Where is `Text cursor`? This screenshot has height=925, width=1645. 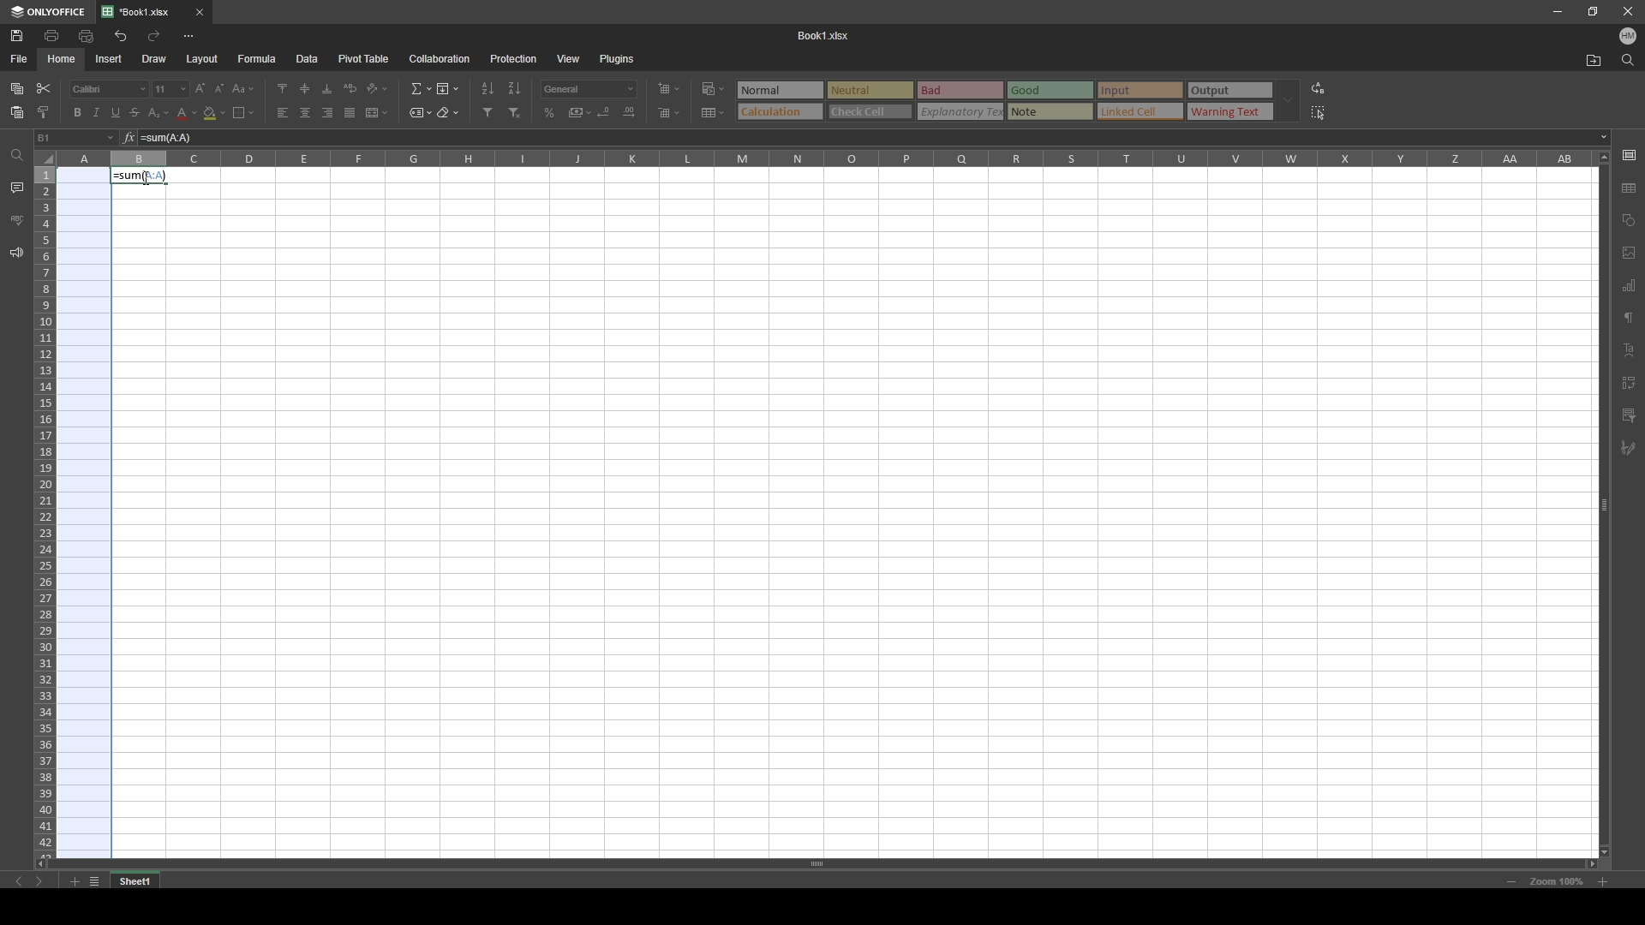 Text cursor is located at coordinates (144, 179).